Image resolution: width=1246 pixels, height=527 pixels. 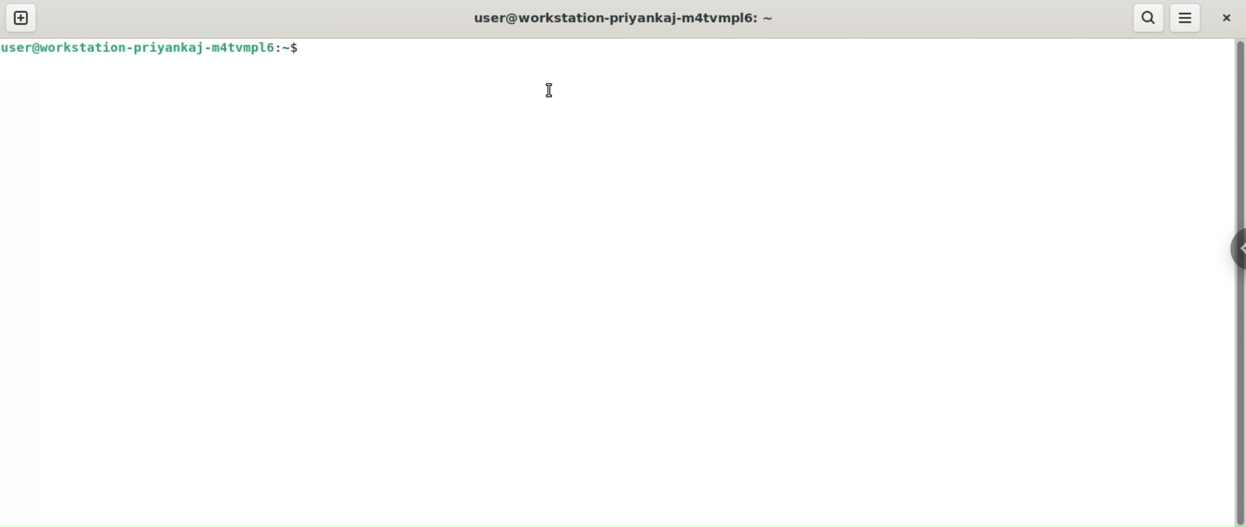 What do you see at coordinates (553, 89) in the screenshot?
I see `cursor` at bounding box center [553, 89].